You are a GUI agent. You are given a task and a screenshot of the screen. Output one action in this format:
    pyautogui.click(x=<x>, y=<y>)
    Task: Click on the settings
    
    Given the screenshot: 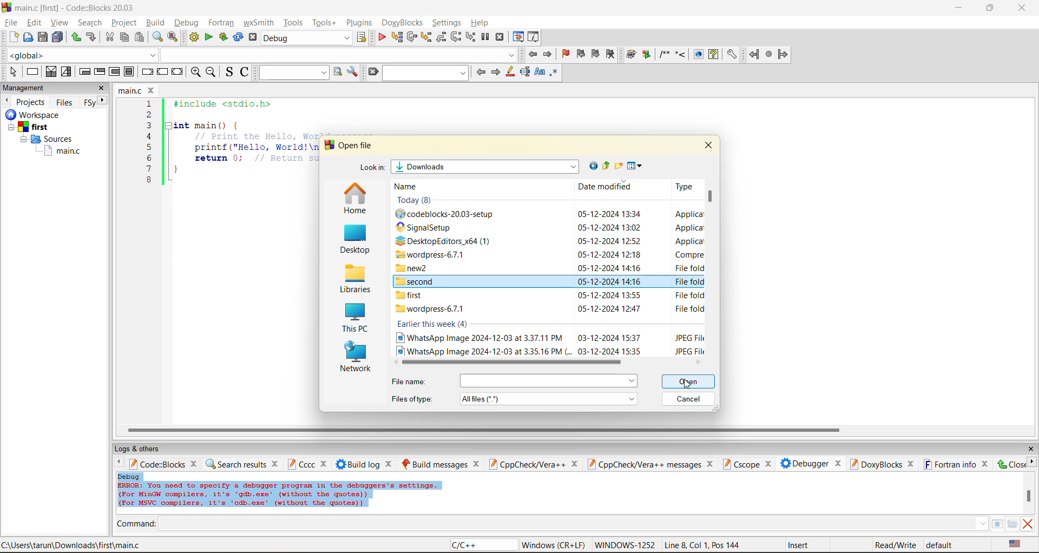 What is the action you would take?
    pyautogui.click(x=448, y=23)
    